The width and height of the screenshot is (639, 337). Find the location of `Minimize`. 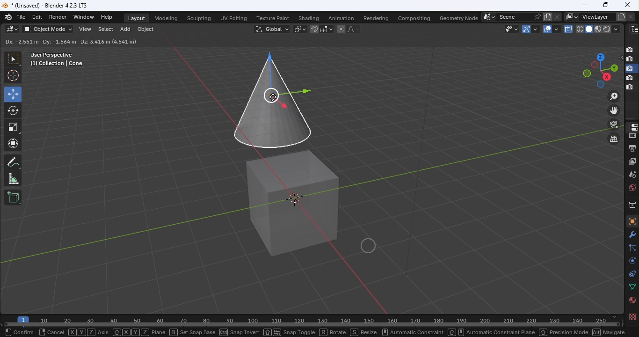

Minimize is located at coordinates (584, 5).